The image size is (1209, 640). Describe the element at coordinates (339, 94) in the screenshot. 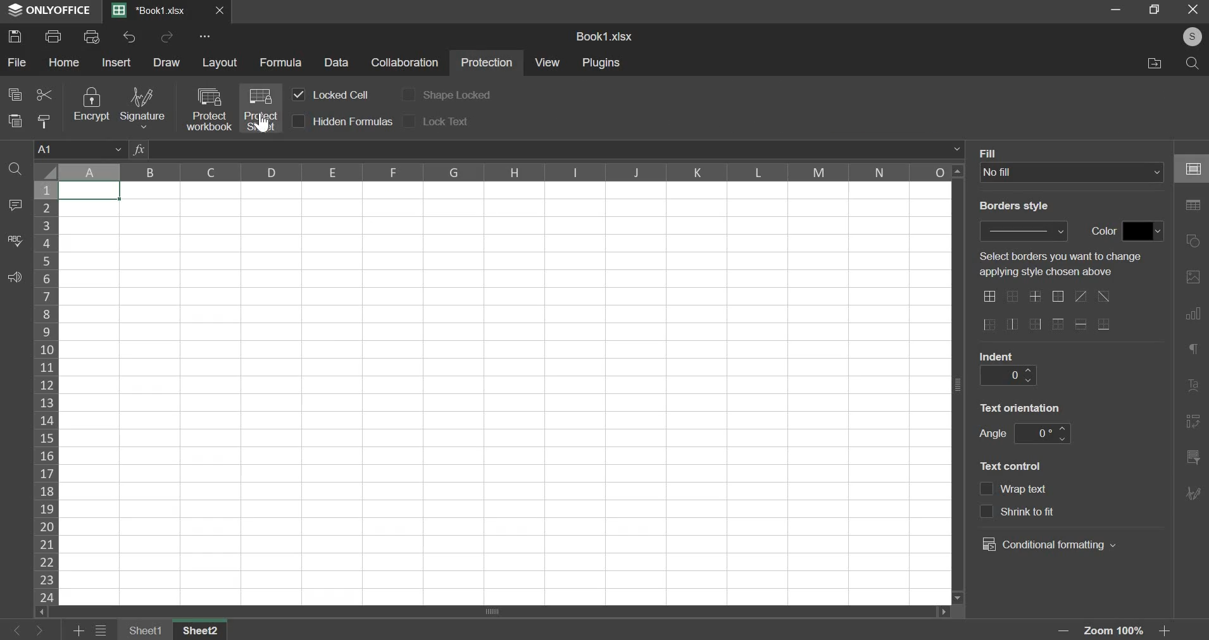

I see `locked cell` at that location.